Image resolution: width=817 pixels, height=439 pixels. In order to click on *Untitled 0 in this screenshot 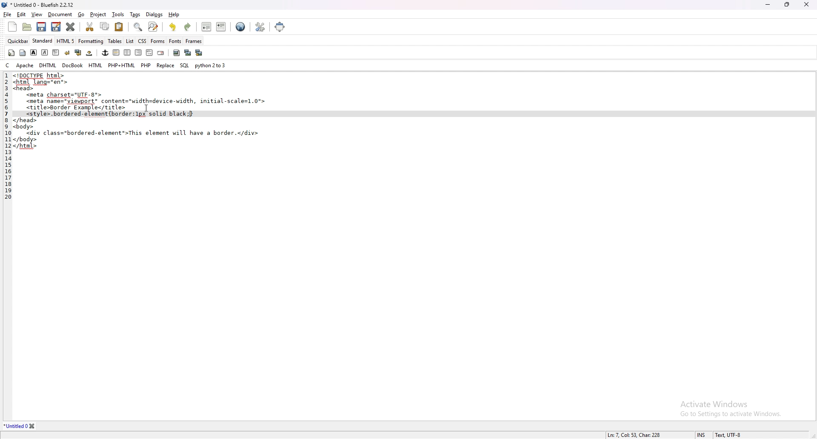, I will do `click(20, 426)`.